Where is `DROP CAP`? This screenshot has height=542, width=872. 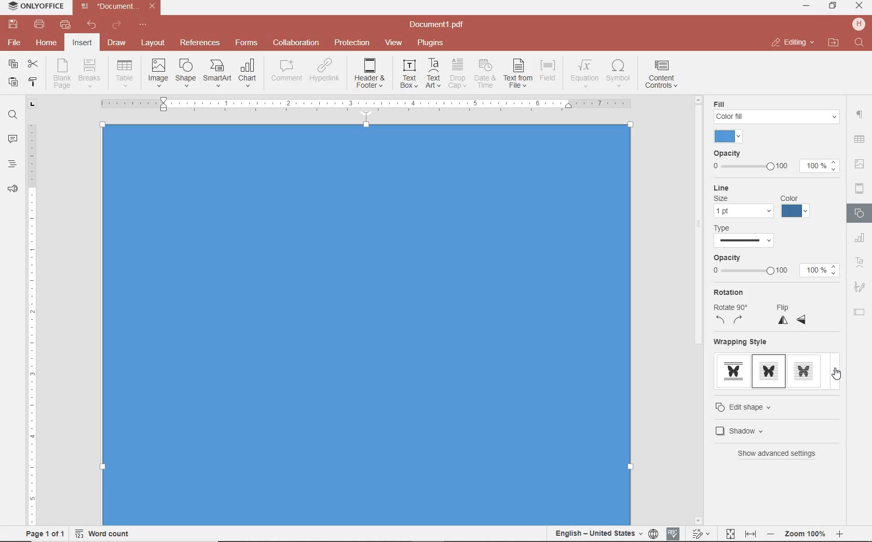 DROP CAP is located at coordinates (457, 74).